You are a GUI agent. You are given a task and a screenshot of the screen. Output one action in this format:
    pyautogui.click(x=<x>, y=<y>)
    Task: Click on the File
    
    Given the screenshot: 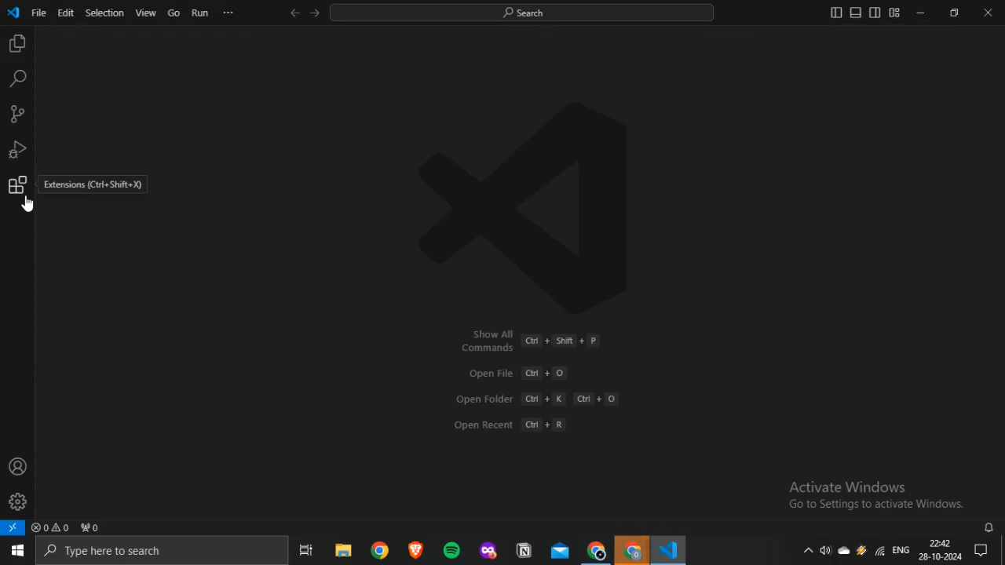 What is the action you would take?
    pyautogui.click(x=38, y=13)
    